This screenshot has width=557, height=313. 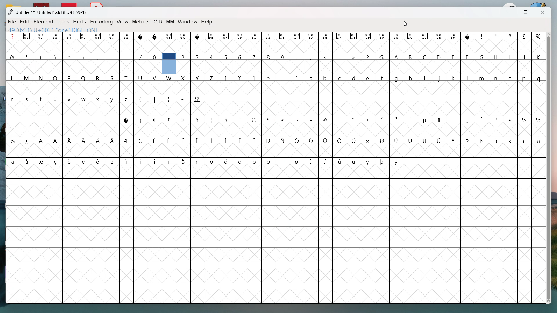 I want to click on symbol, so click(x=454, y=120).